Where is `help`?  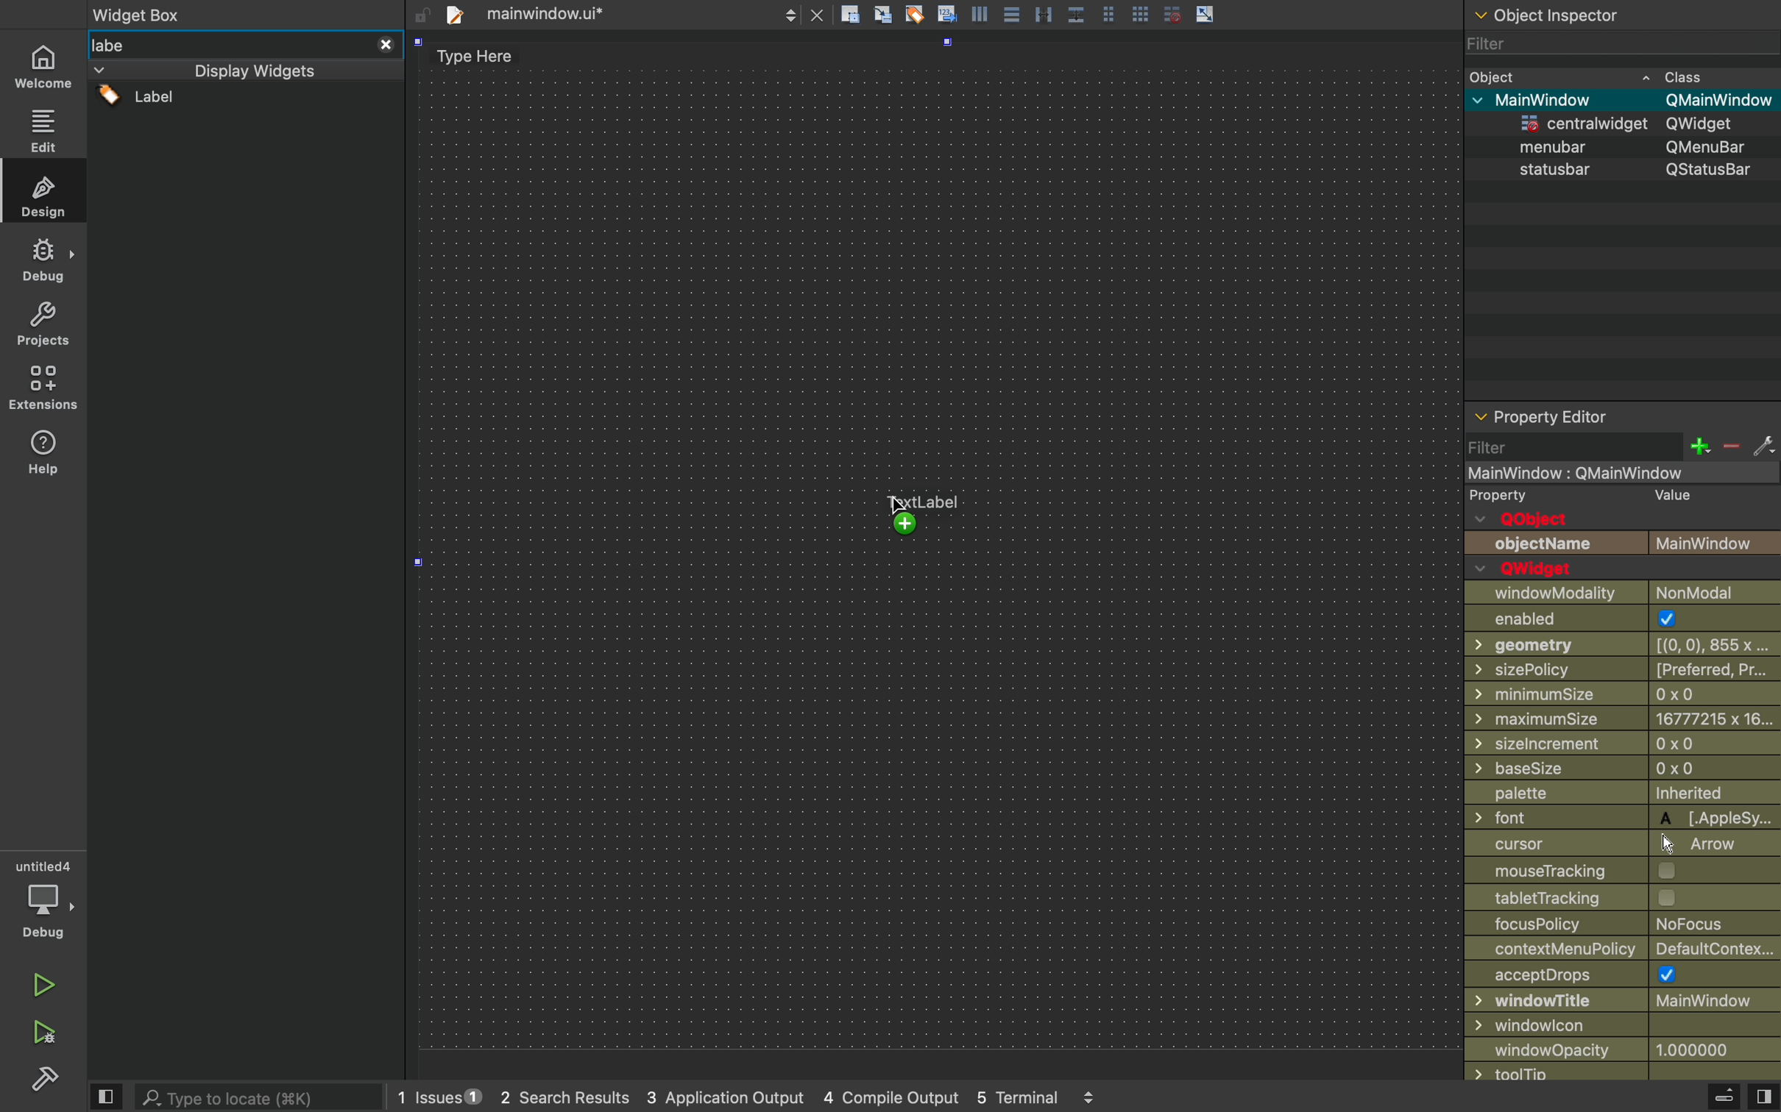 help is located at coordinates (44, 457).